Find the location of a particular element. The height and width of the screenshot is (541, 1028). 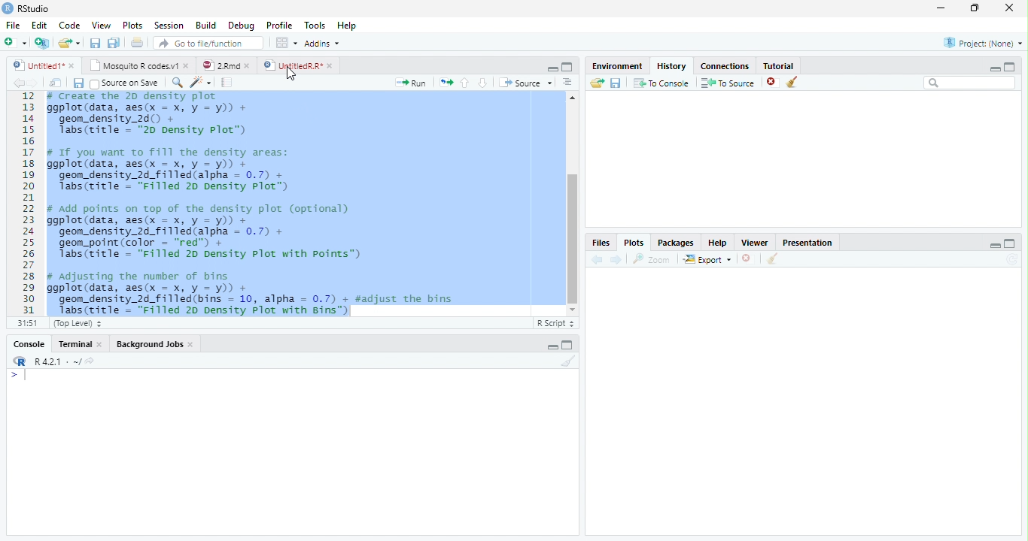

Console is located at coordinates (29, 345).